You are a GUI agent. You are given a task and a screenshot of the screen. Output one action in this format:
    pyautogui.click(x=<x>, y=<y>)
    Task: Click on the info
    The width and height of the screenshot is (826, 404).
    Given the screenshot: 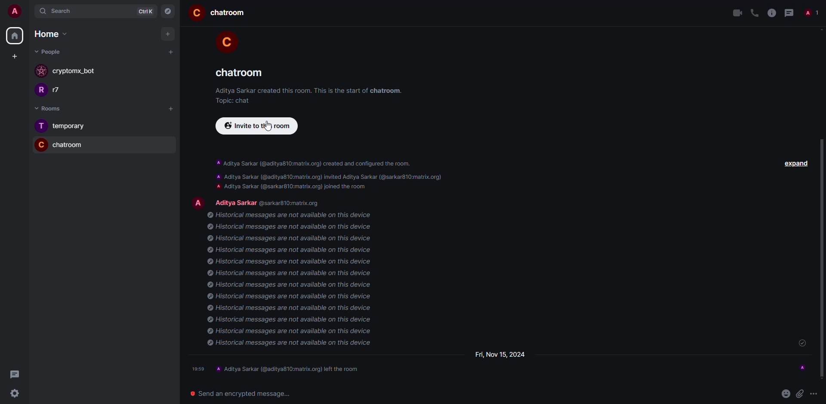 What is the action you would take?
    pyautogui.click(x=771, y=13)
    